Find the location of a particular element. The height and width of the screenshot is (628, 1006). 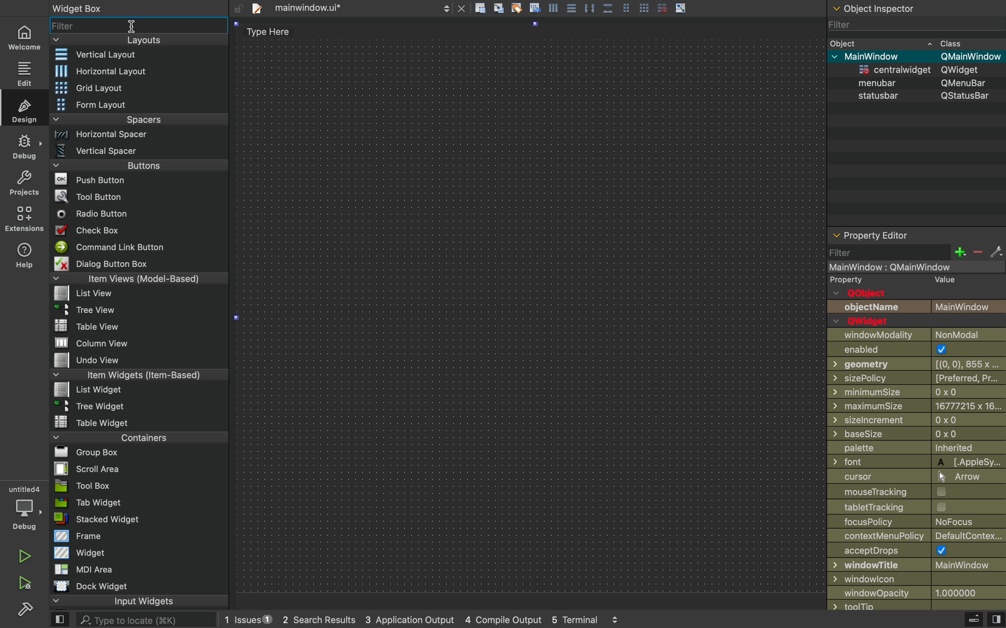

list view is located at coordinates (137, 293).